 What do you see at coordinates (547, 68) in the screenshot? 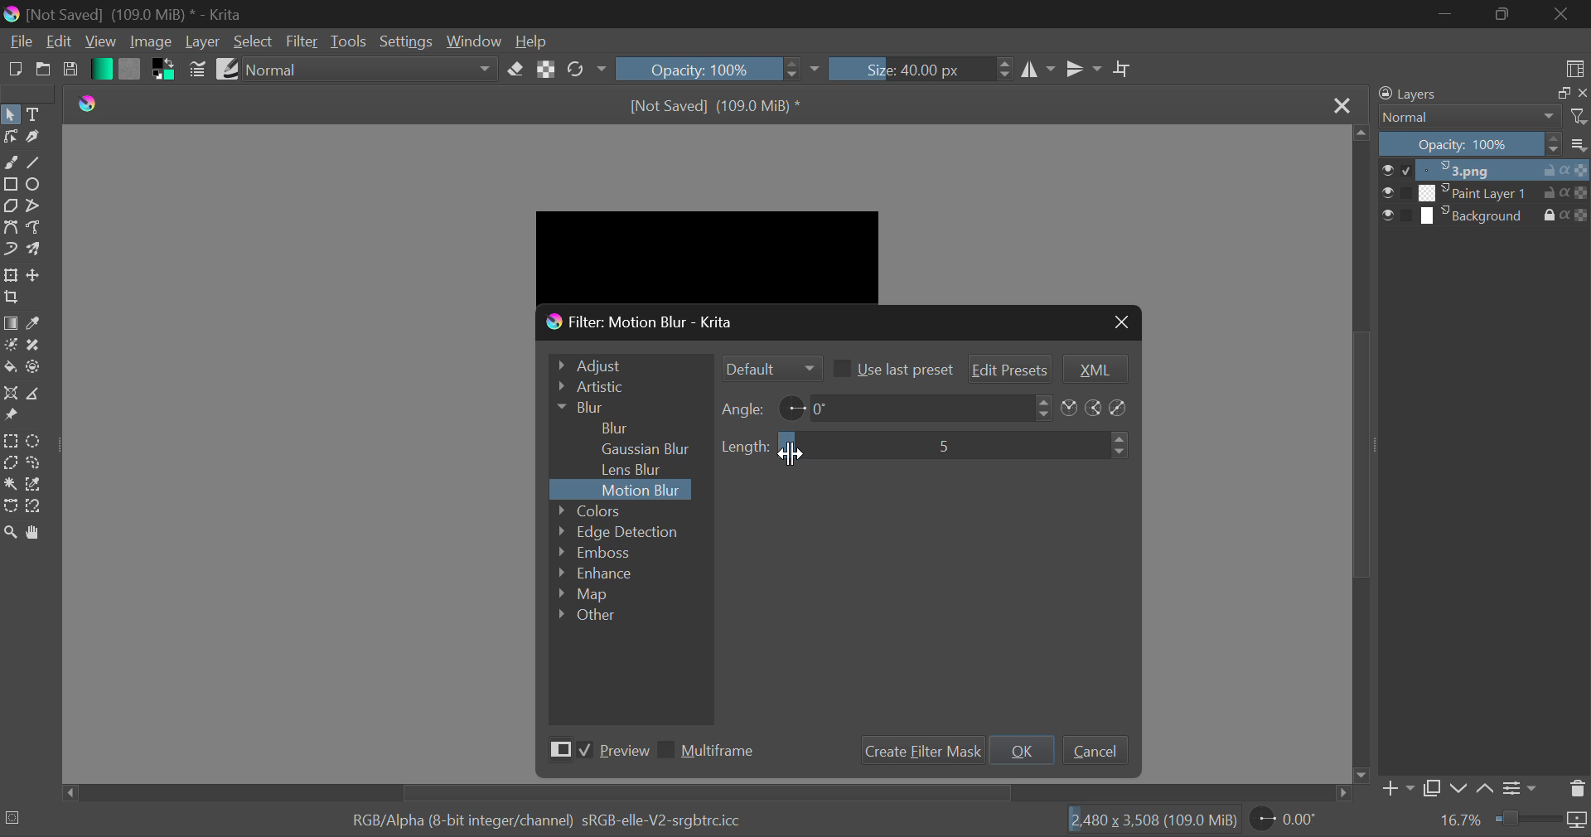
I see `Lock Alpha` at bounding box center [547, 68].